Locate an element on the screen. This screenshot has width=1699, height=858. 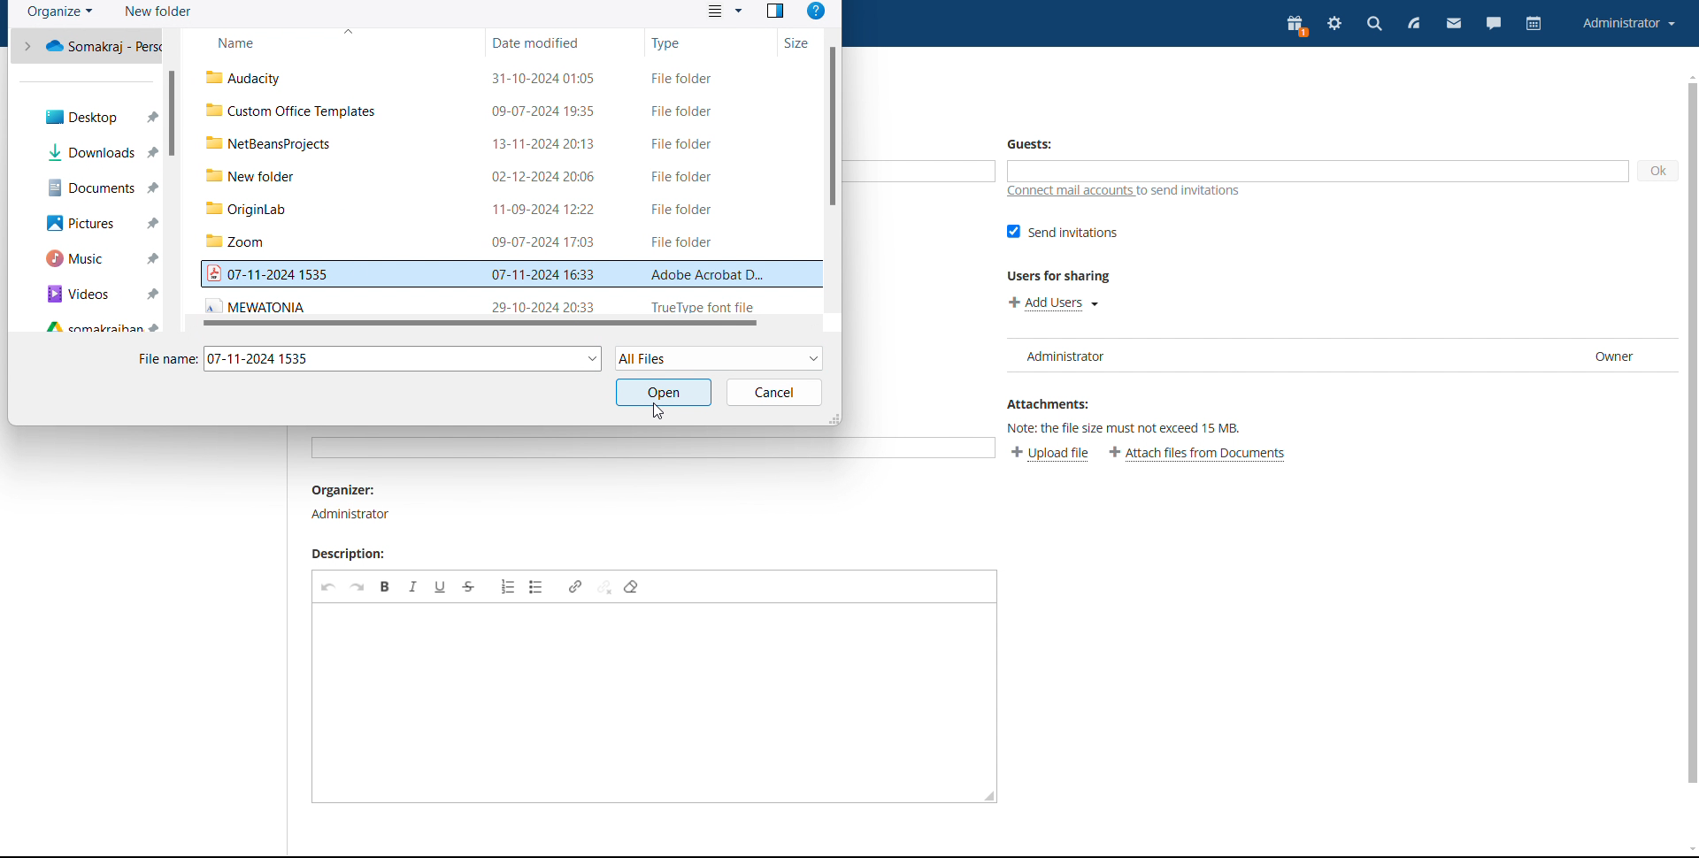
feed is located at coordinates (1414, 25).